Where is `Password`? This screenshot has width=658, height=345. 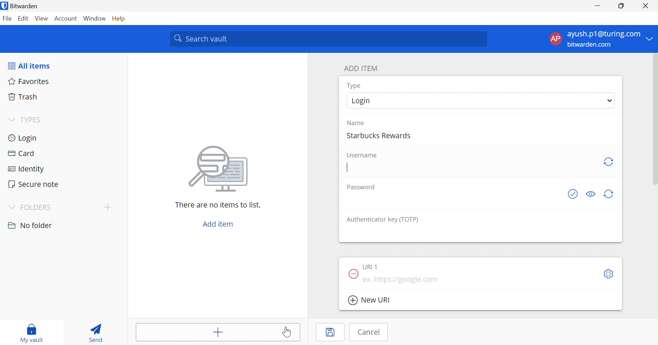
Password is located at coordinates (361, 187).